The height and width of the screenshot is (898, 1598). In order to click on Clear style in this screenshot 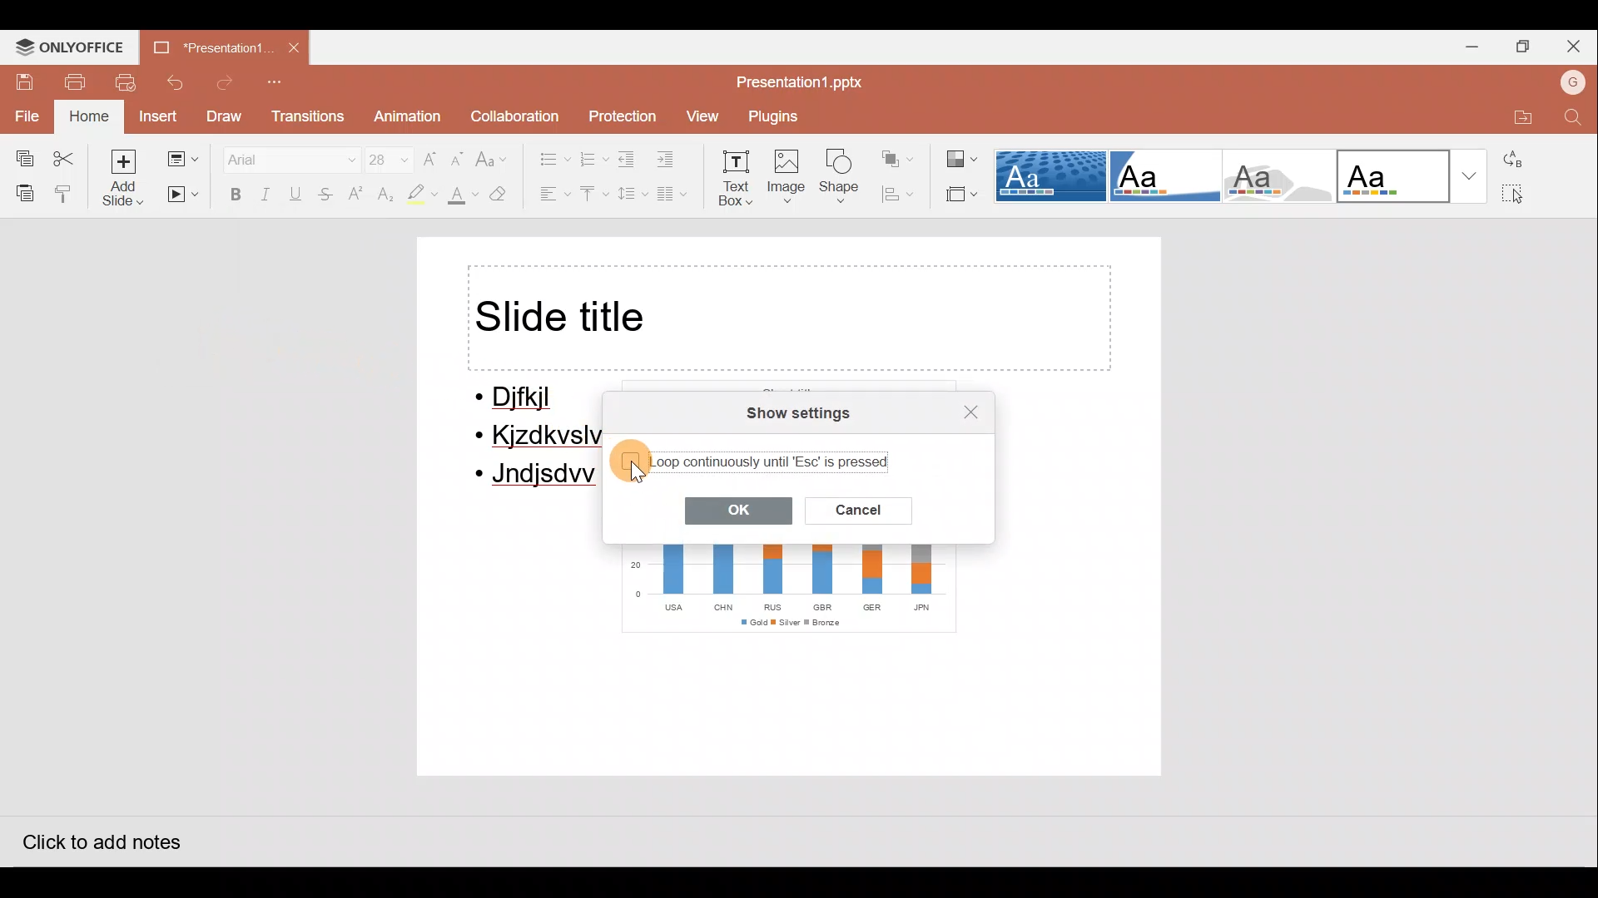, I will do `click(506, 196)`.